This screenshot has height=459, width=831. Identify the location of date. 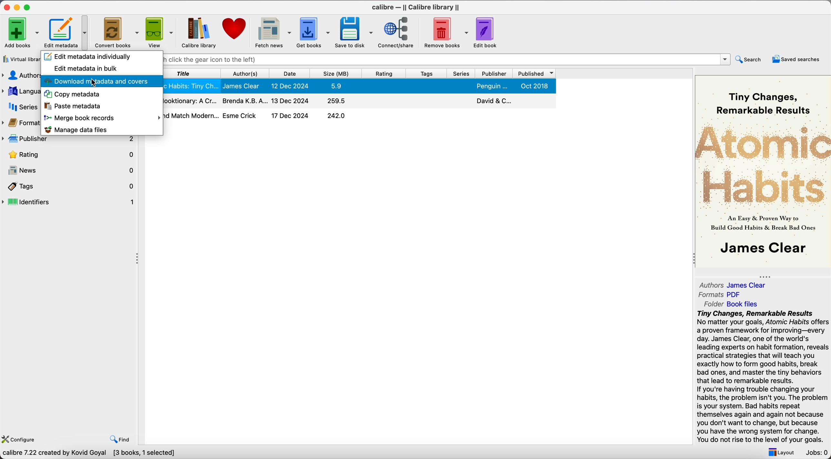
(289, 73).